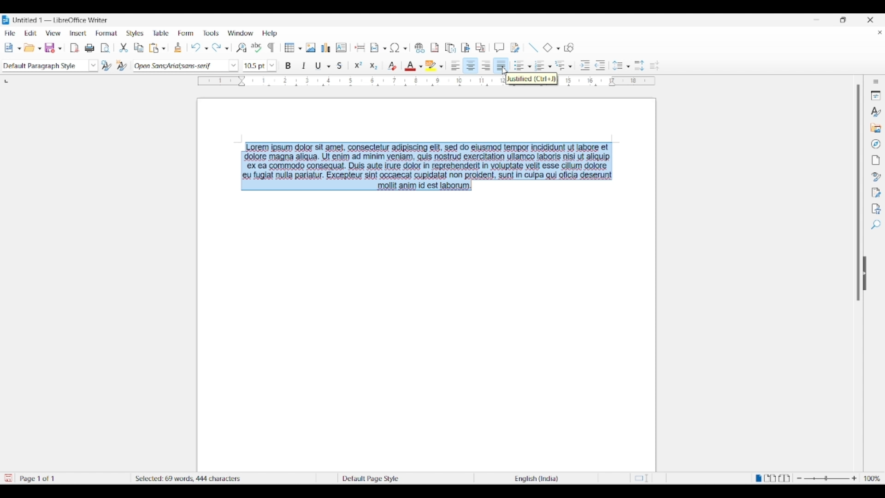 The height and width of the screenshot is (498, 885). What do you see at coordinates (480, 47) in the screenshot?
I see `Insert cross reference` at bounding box center [480, 47].